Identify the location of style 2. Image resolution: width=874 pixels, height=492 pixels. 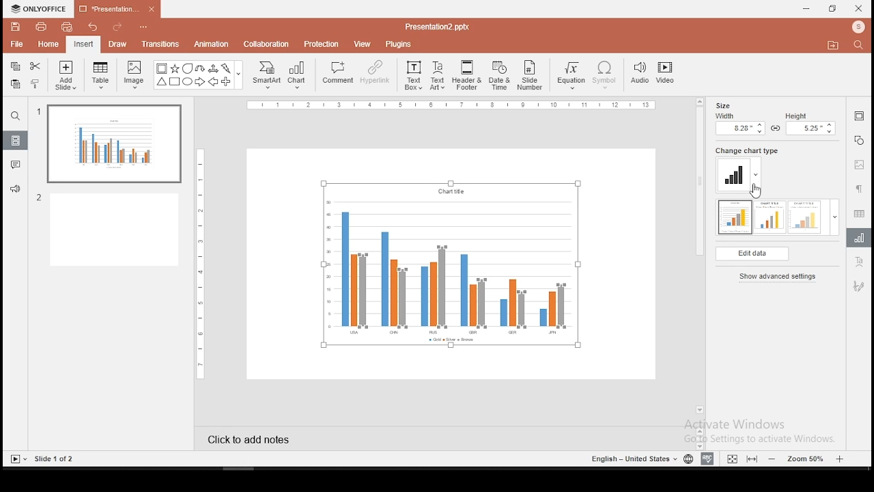
(770, 217).